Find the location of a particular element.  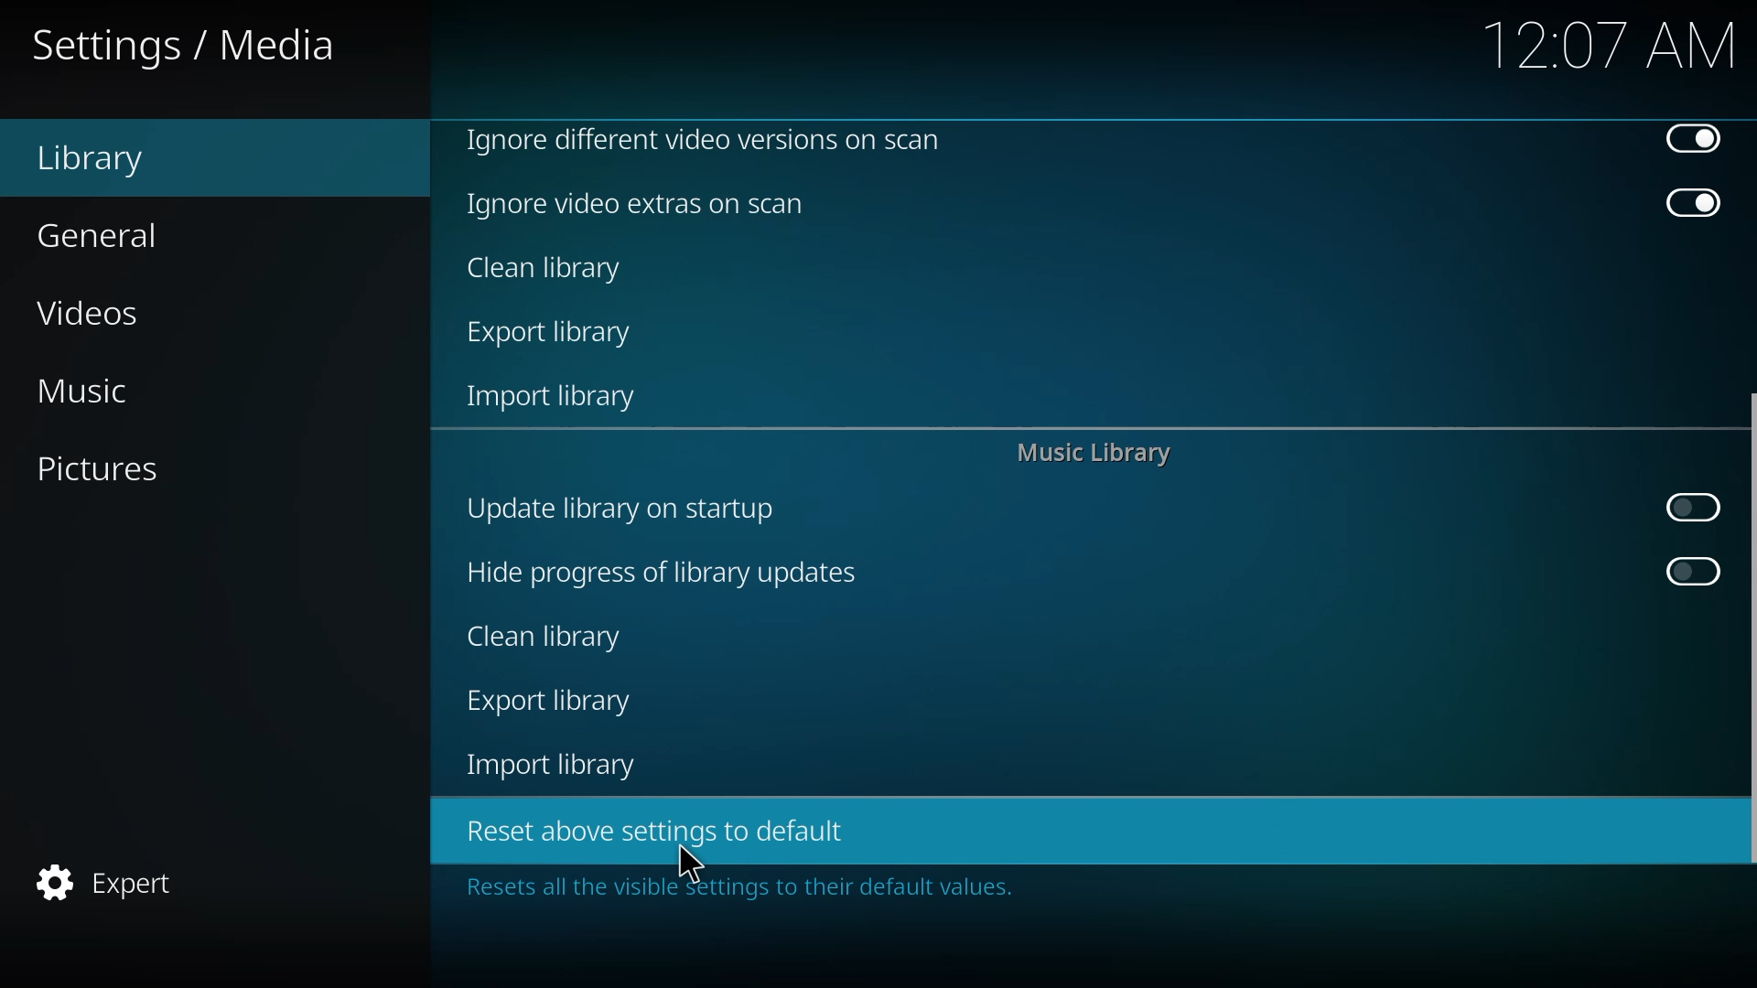

hide progress is located at coordinates (660, 573).